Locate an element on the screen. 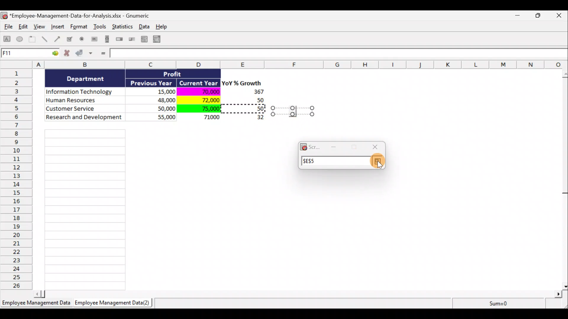 This screenshot has height=319, width=568. Cells is located at coordinates (85, 208).